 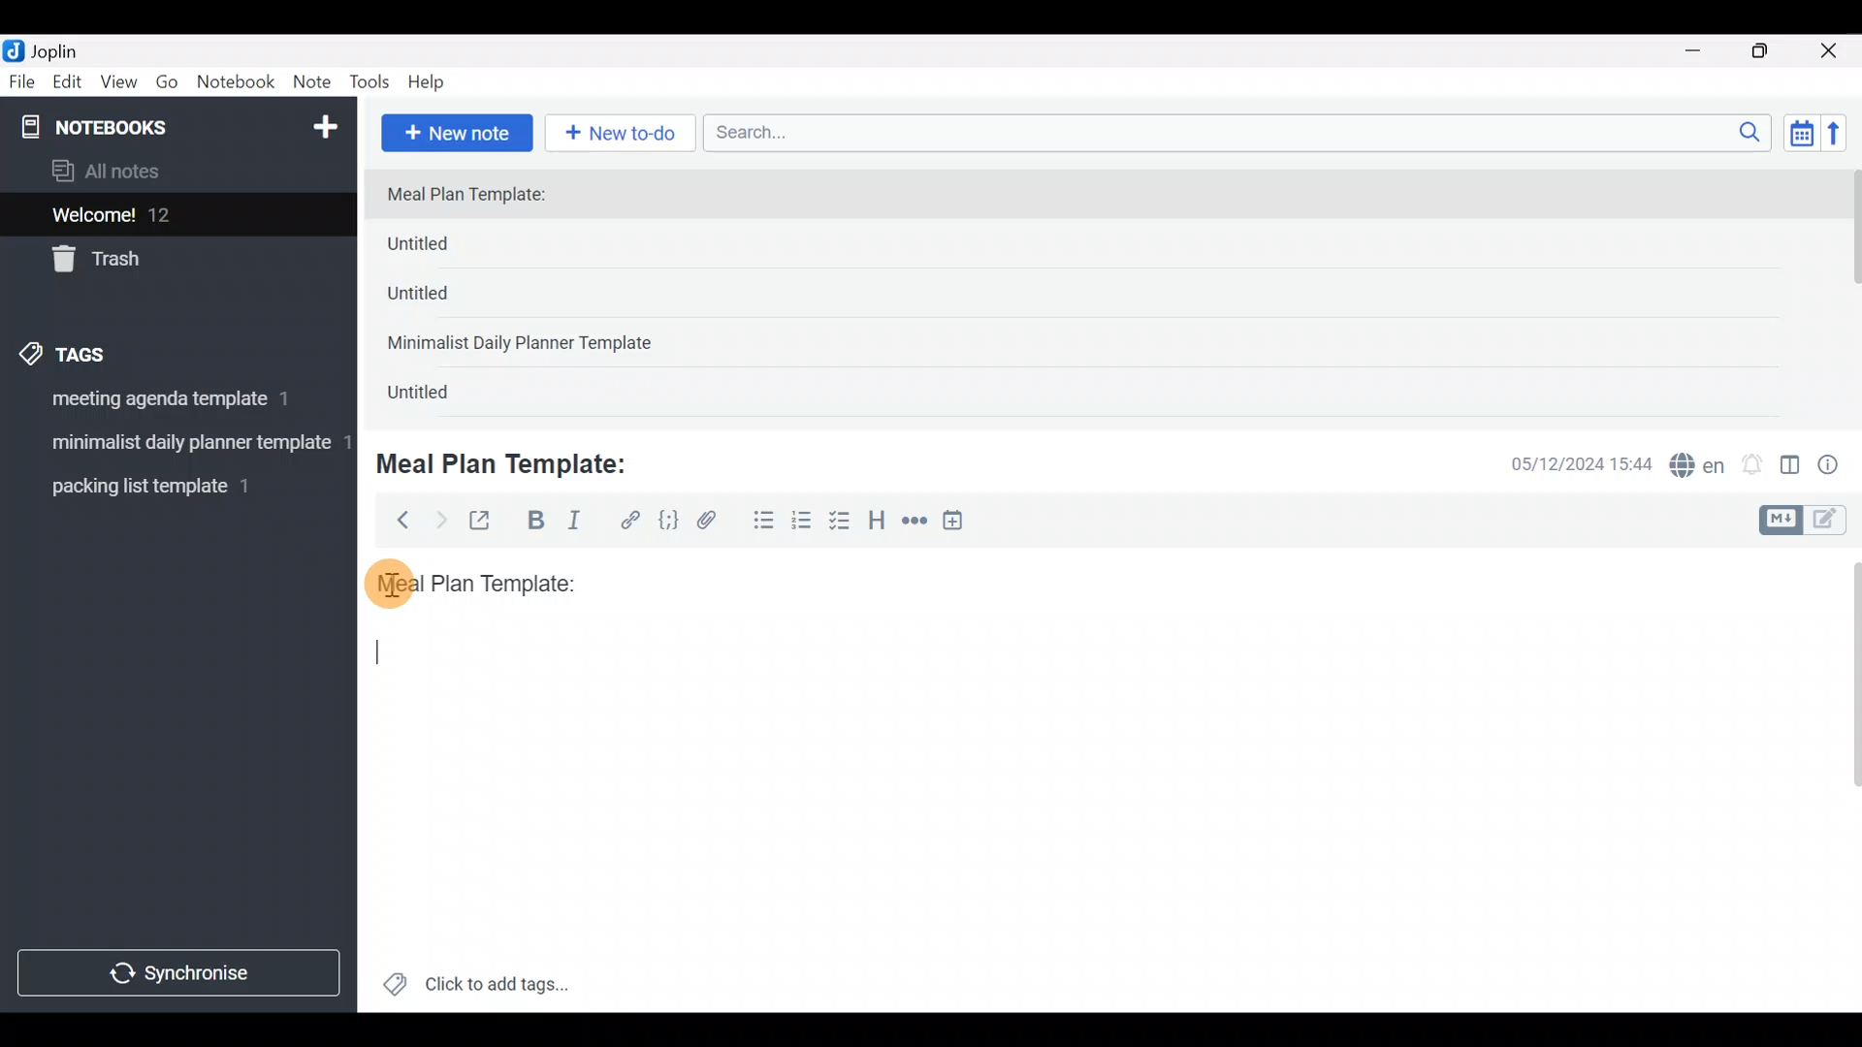 What do you see at coordinates (23, 82) in the screenshot?
I see `File` at bounding box center [23, 82].